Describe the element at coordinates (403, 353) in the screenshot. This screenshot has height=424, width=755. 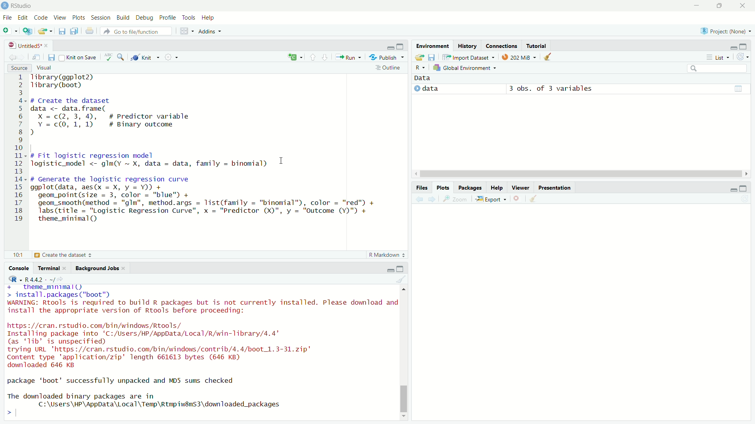
I see `vertical scroll bar` at that location.